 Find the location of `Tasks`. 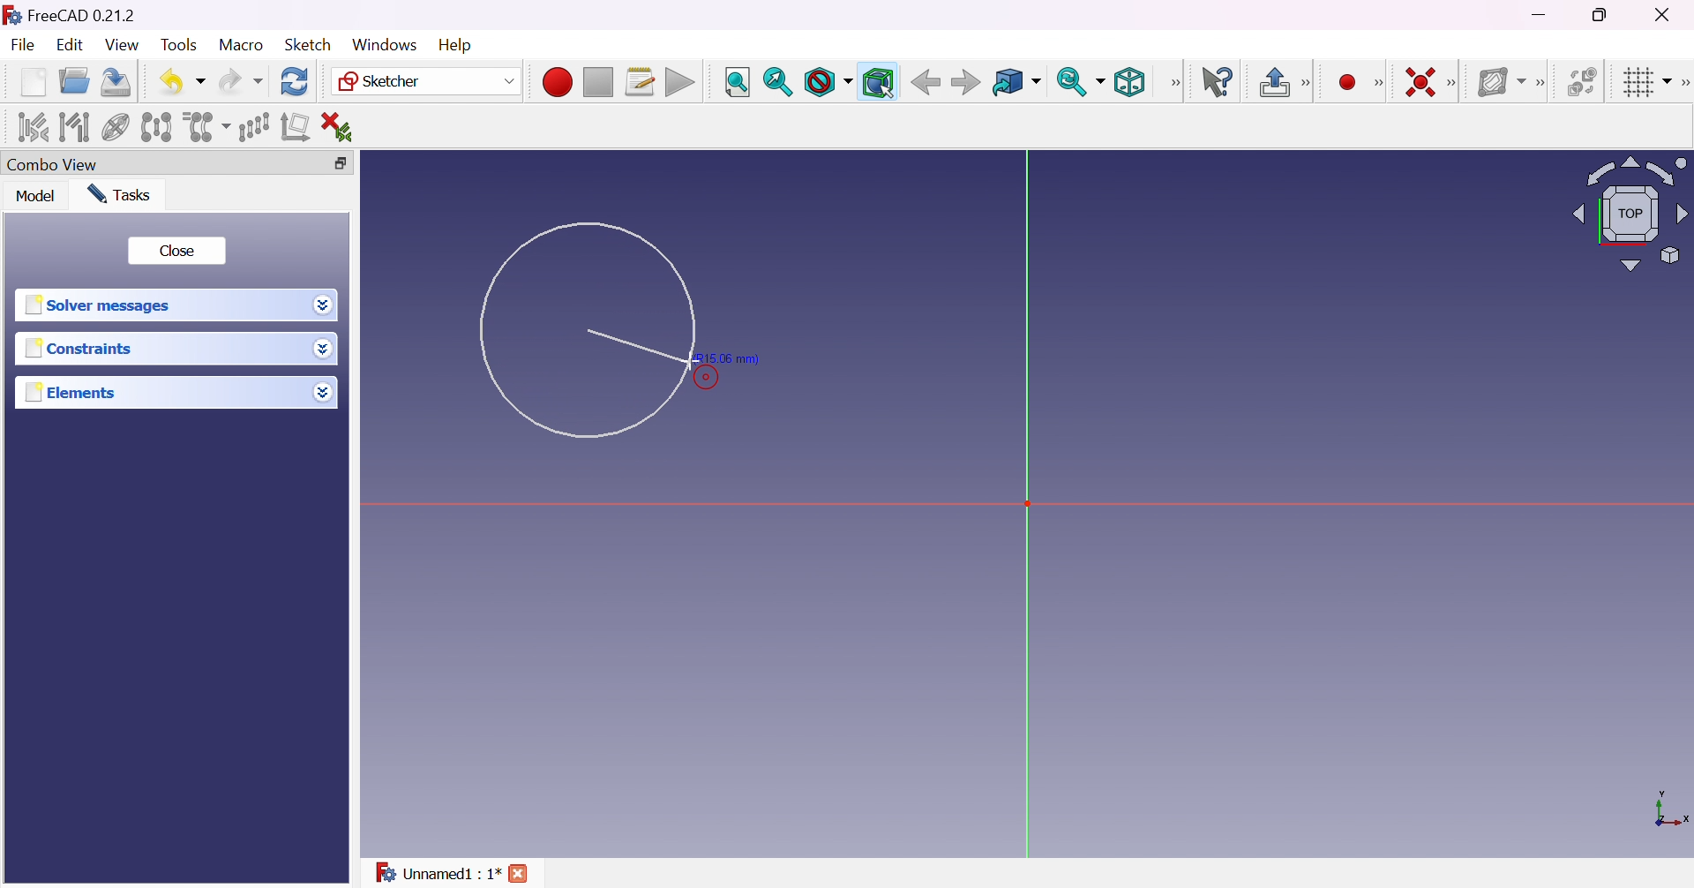

Tasks is located at coordinates (118, 193).